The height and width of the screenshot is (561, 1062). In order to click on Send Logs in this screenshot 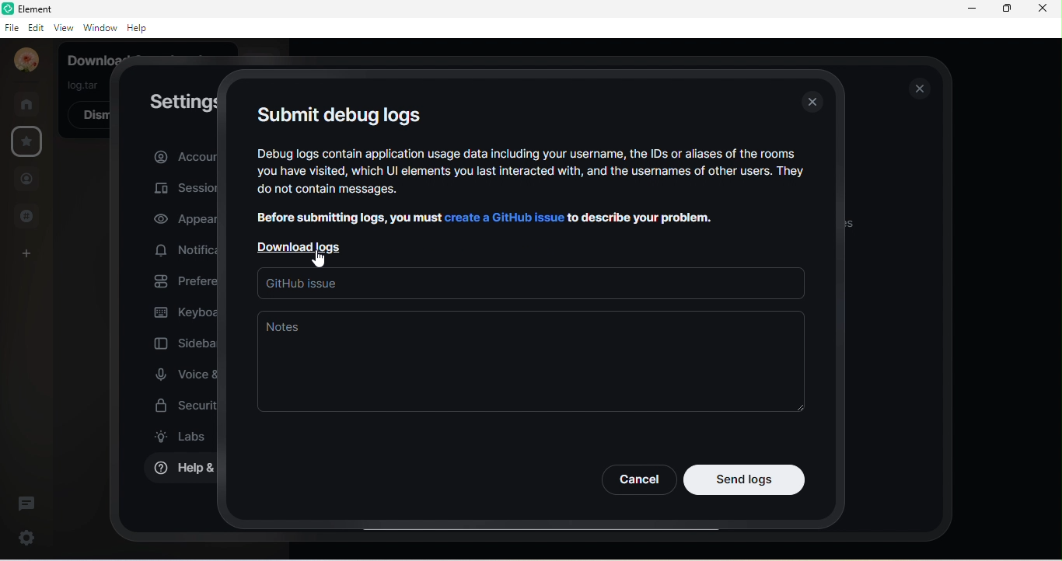, I will do `click(745, 479)`.